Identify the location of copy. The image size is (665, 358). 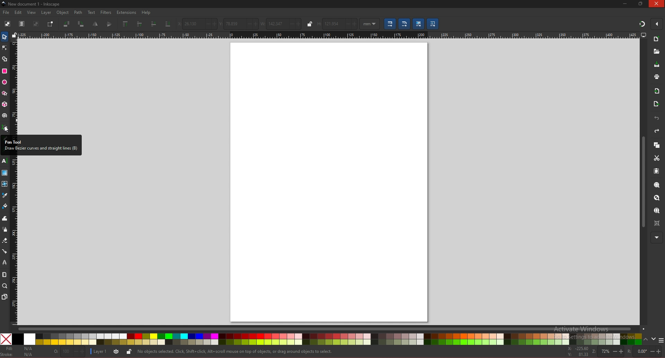
(656, 145).